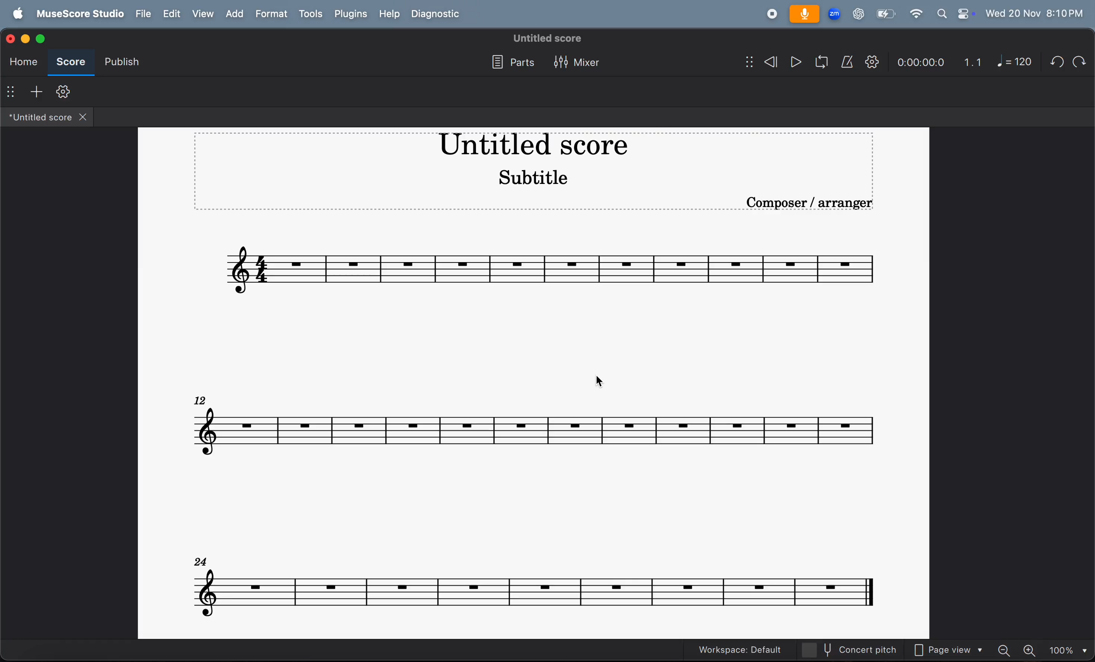 The width and height of the screenshot is (1095, 662). What do you see at coordinates (73, 60) in the screenshot?
I see `score` at bounding box center [73, 60].